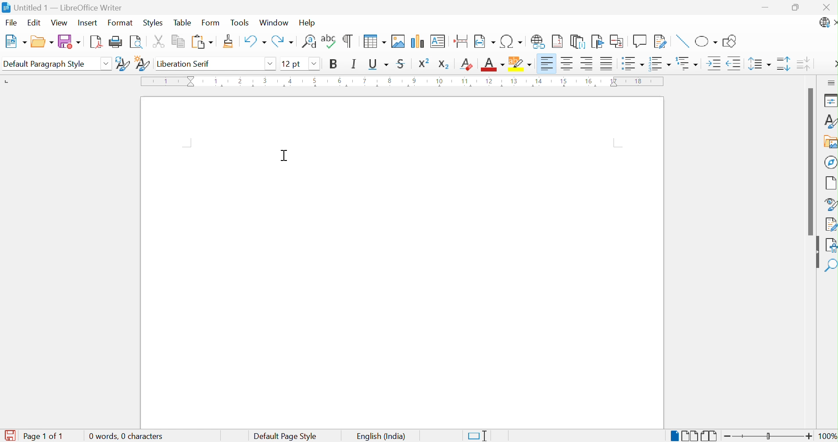  What do you see at coordinates (710, 435) in the screenshot?
I see `Book View` at bounding box center [710, 435].